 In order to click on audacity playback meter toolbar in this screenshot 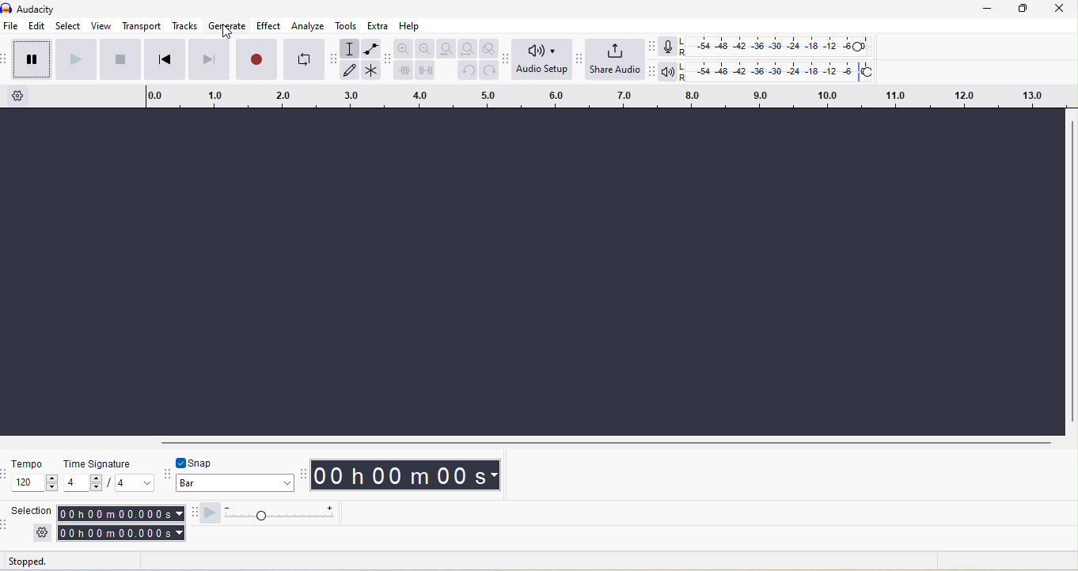, I will do `click(652, 70)`.